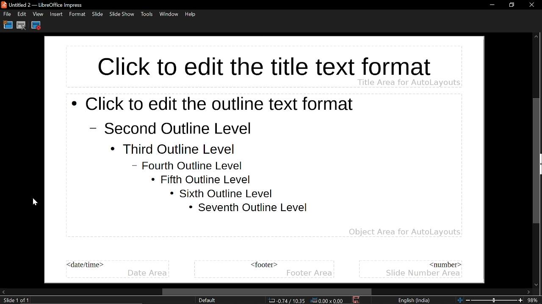 Image resolution: width=542 pixels, height=304 pixels. Describe the element at coordinates (123, 15) in the screenshot. I see `Slide show` at that location.